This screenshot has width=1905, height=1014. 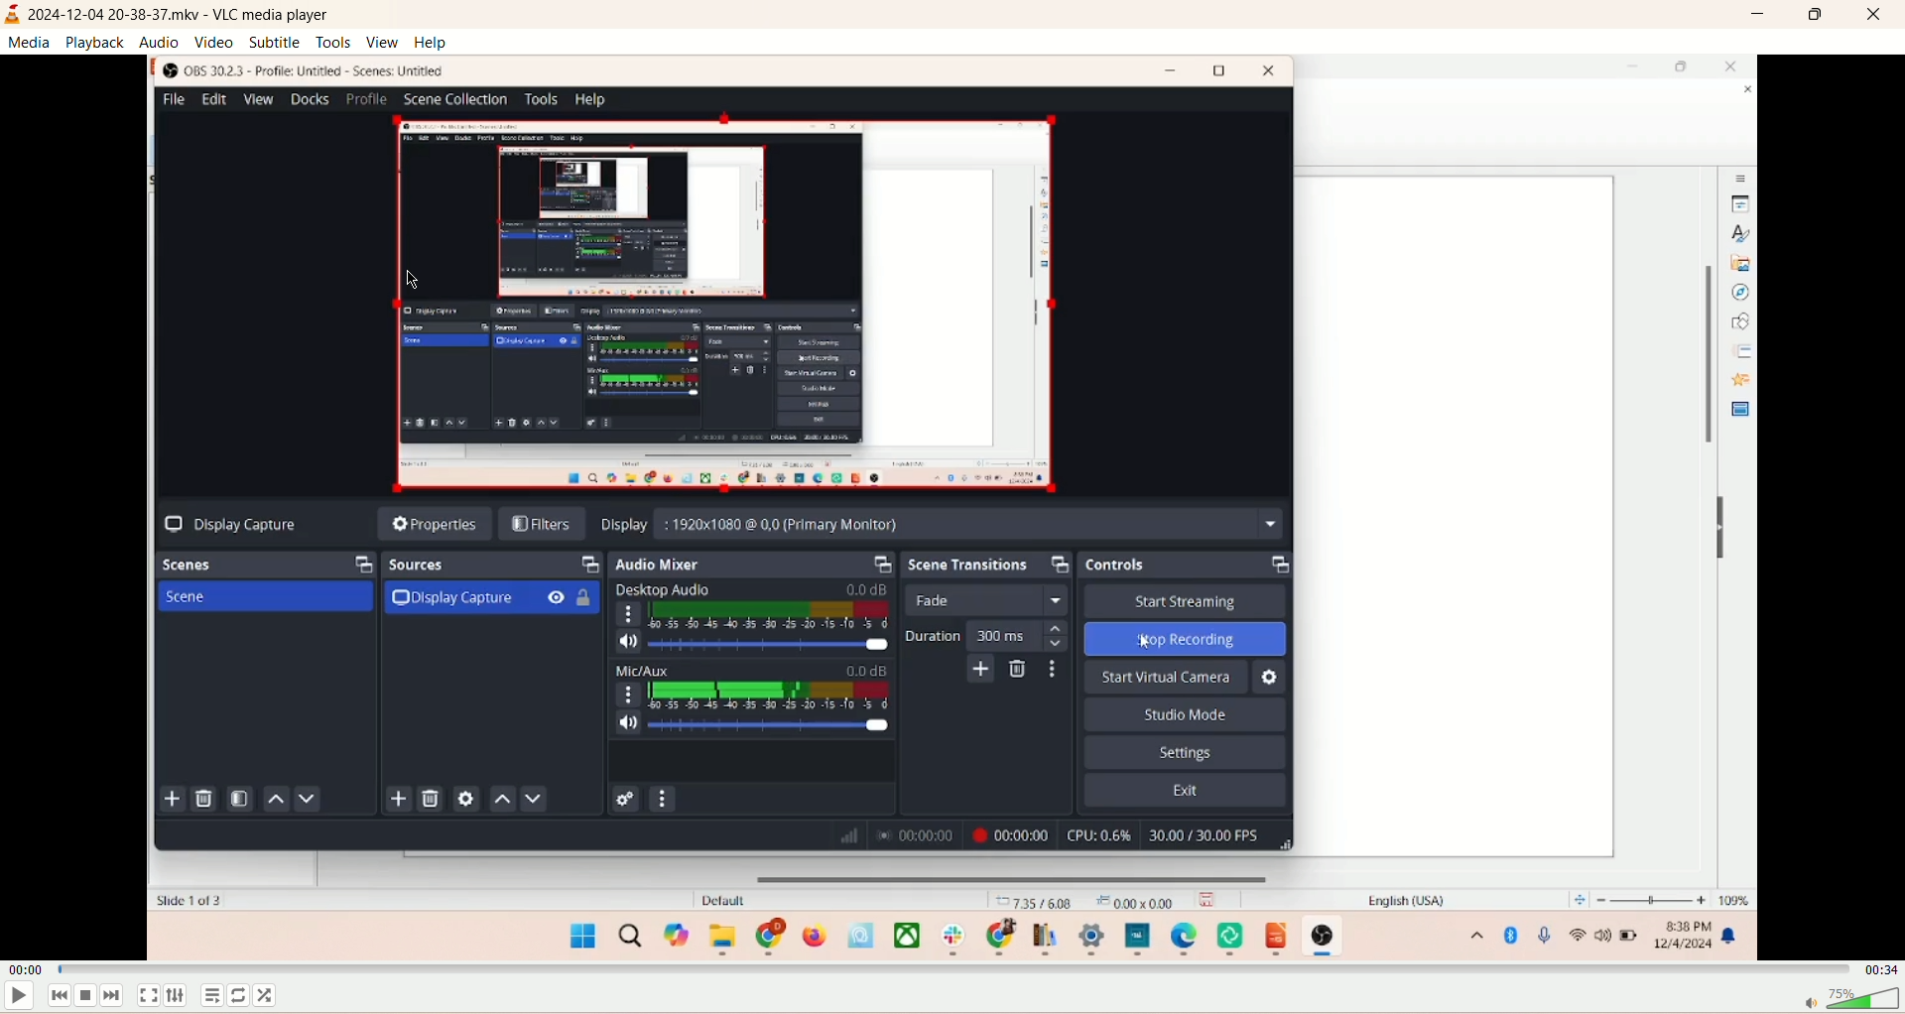 I want to click on next, so click(x=114, y=996).